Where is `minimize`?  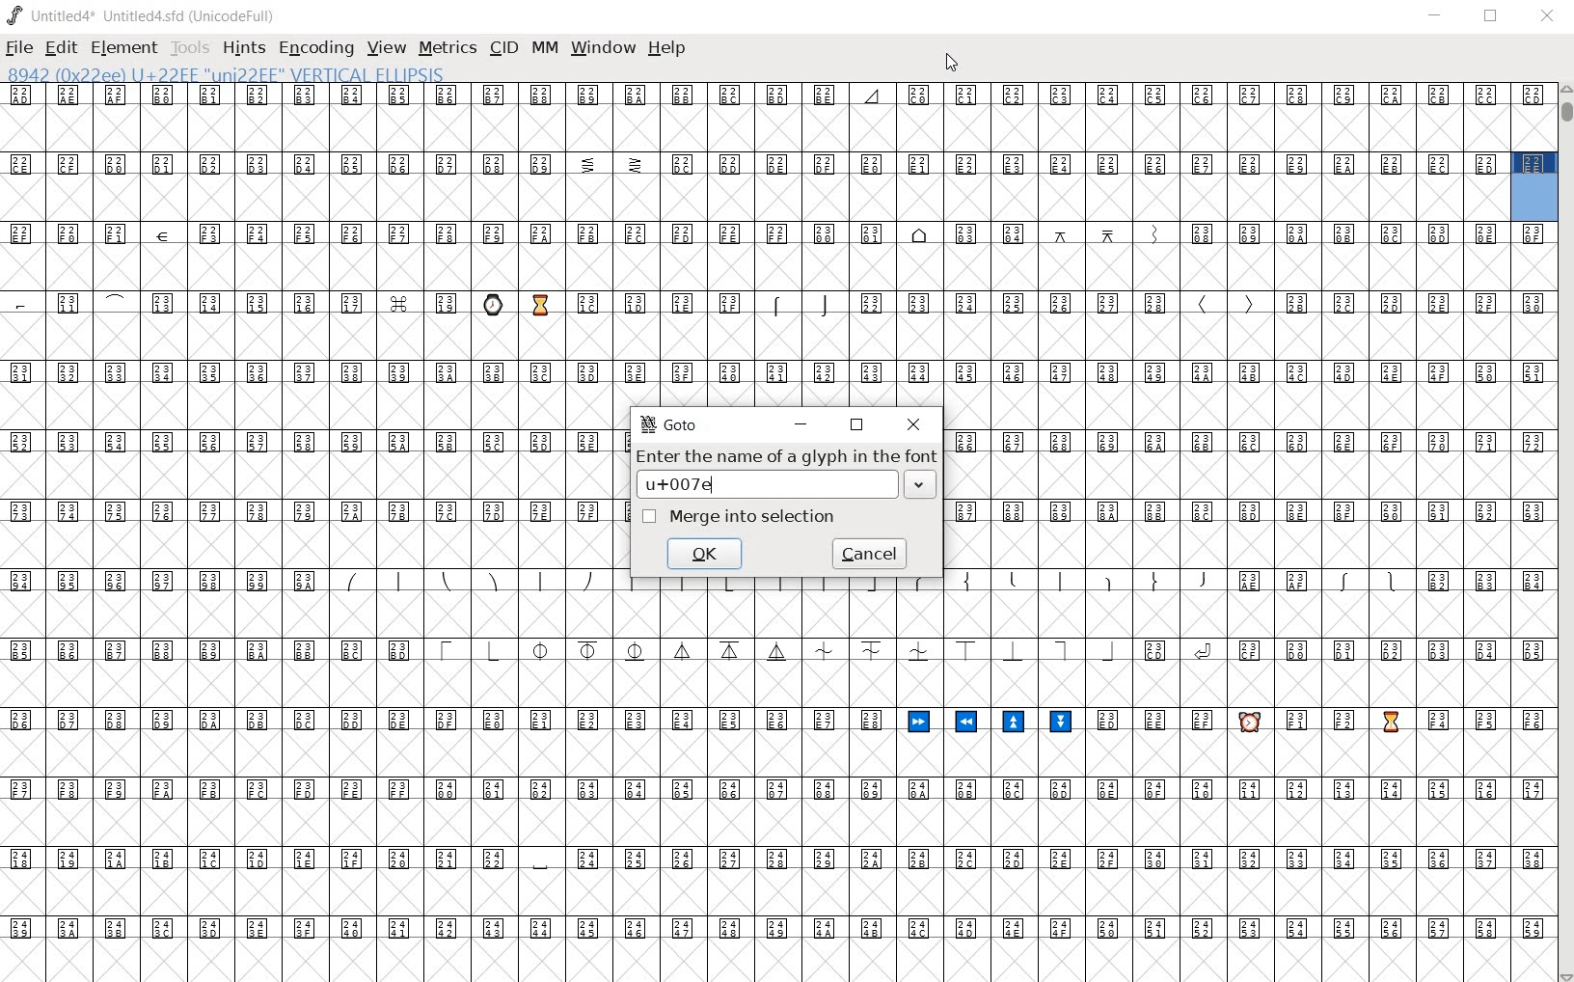
minimize is located at coordinates (802, 423).